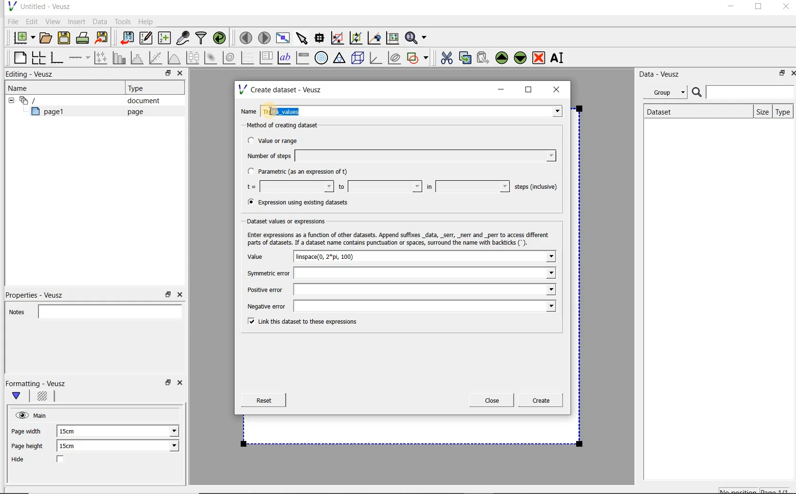  What do you see at coordinates (56, 58) in the screenshot?
I see `base graph` at bounding box center [56, 58].